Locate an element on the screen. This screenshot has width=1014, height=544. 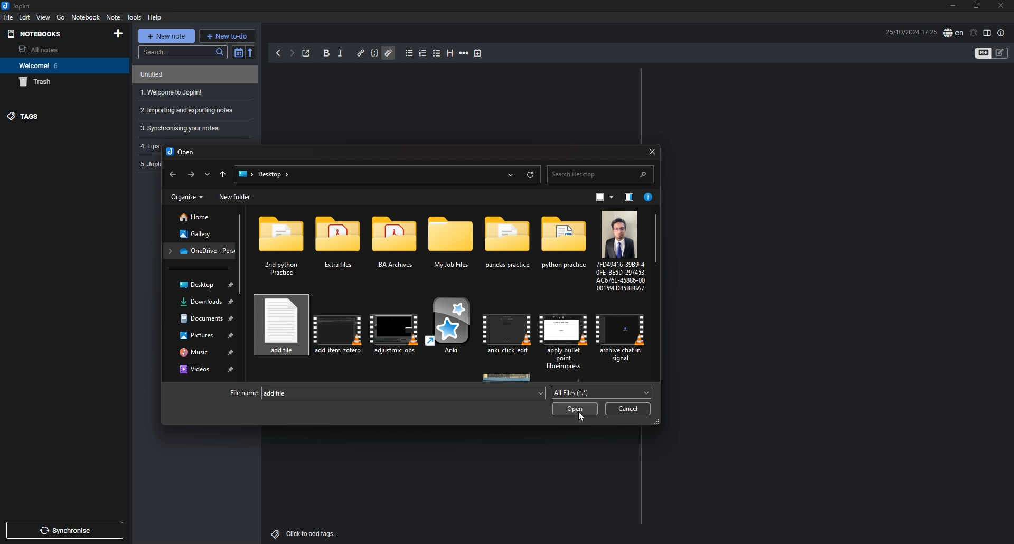
4. Tips is located at coordinates (148, 145).